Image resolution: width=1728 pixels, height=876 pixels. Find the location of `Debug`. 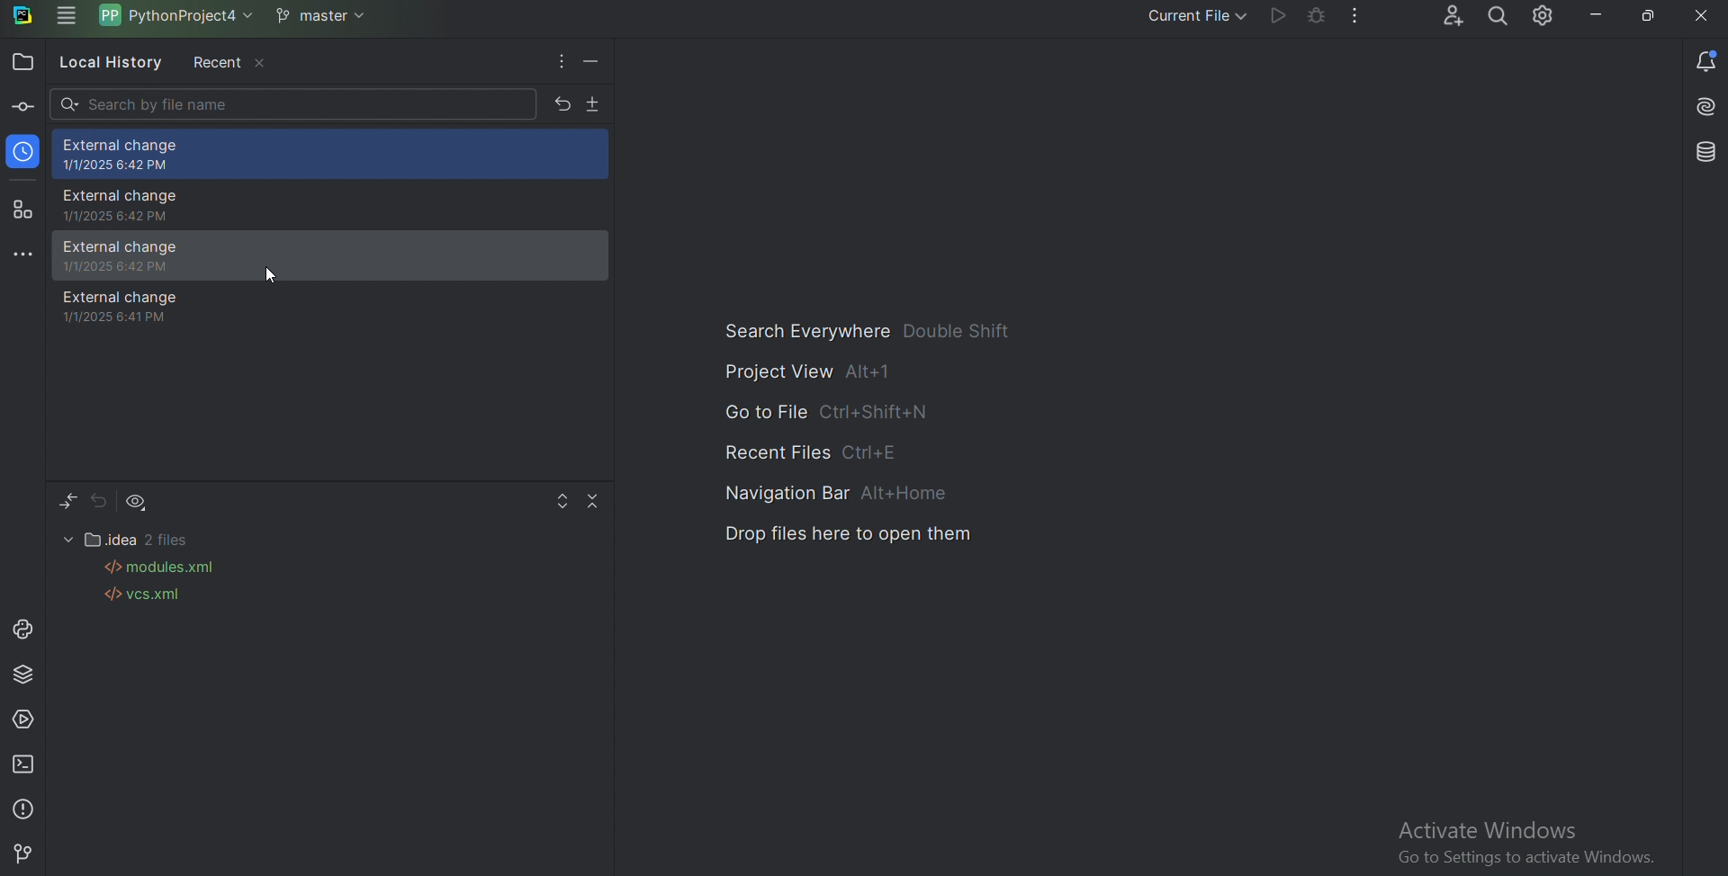

Debug is located at coordinates (1318, 15).